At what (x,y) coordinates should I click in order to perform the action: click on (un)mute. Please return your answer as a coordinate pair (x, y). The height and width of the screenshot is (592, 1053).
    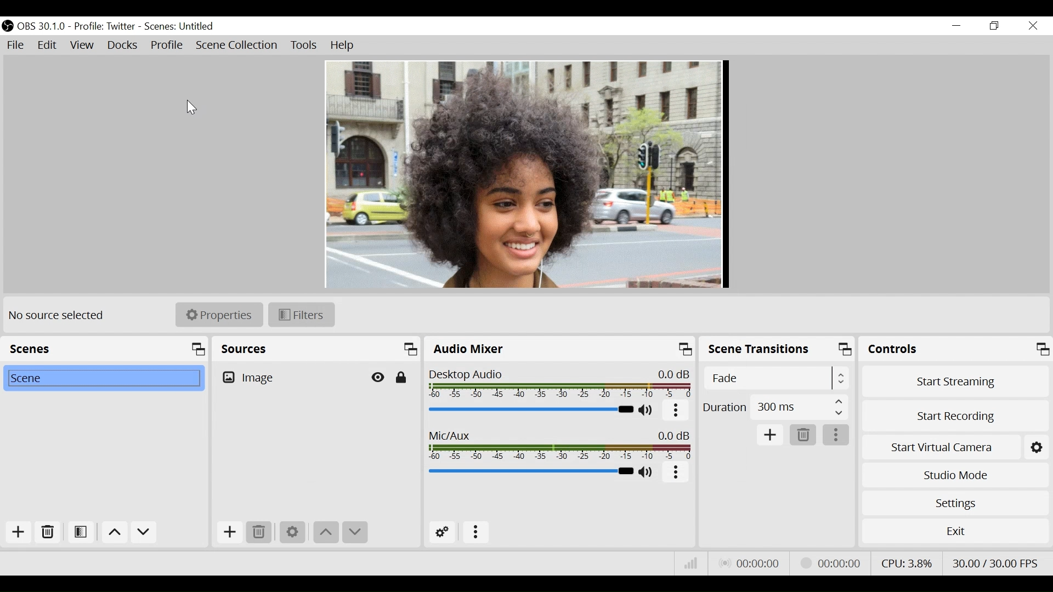
    Looking at the image, I should click on (647, 411).